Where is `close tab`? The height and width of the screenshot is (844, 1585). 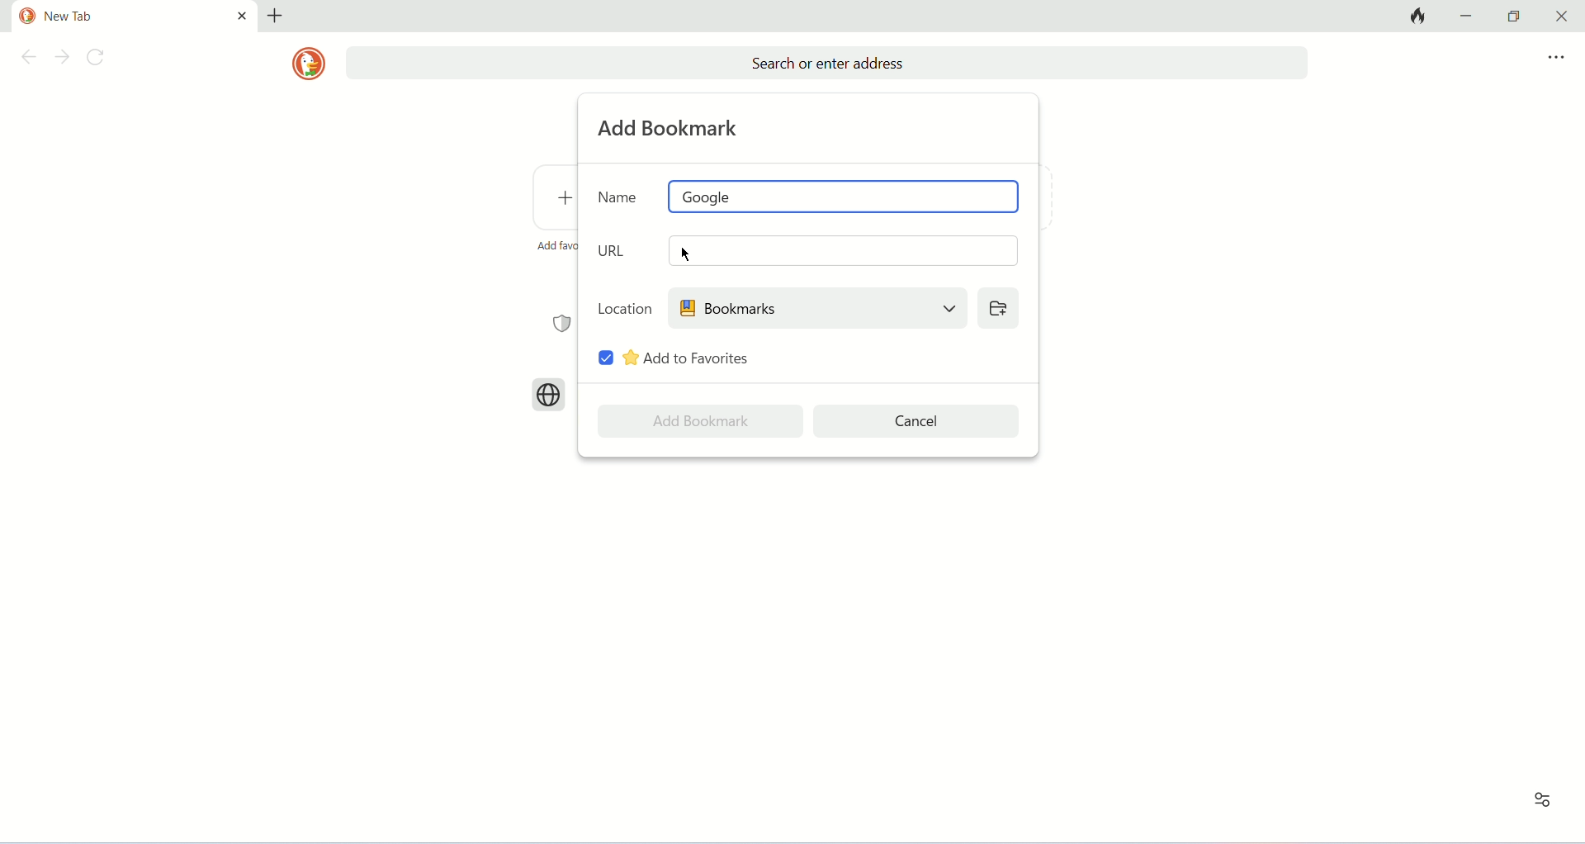
close tab is located at coordinates (242, 15).